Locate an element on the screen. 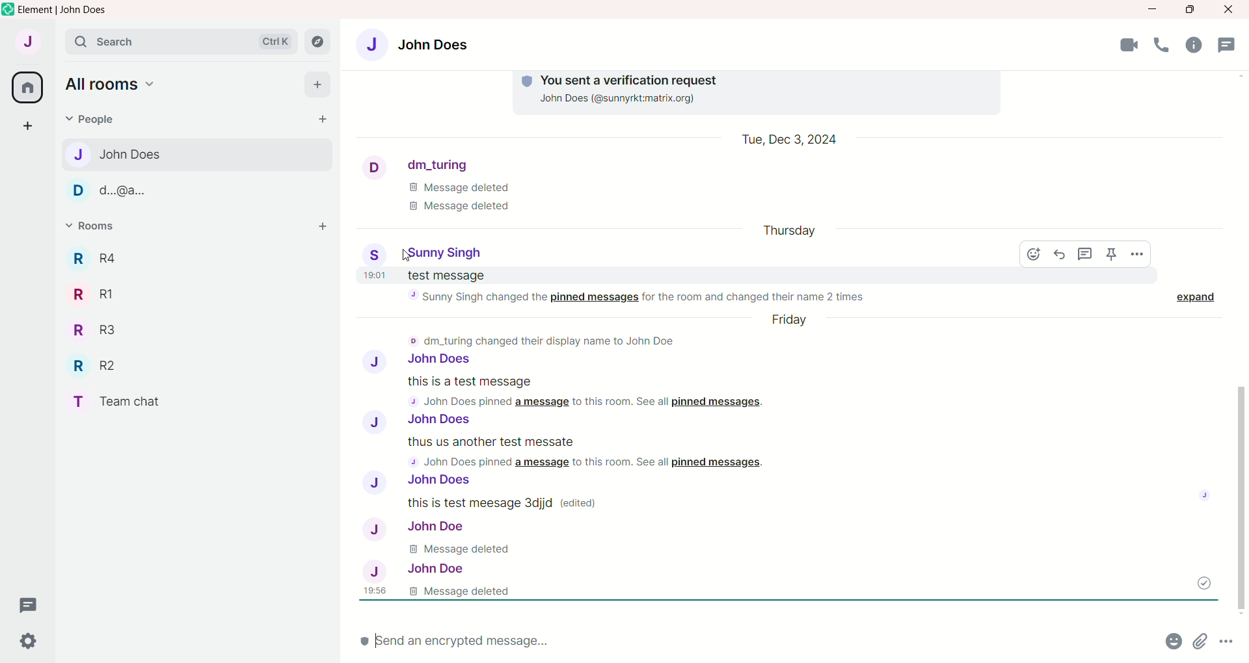  thread is located at coordinates (1227, 44).